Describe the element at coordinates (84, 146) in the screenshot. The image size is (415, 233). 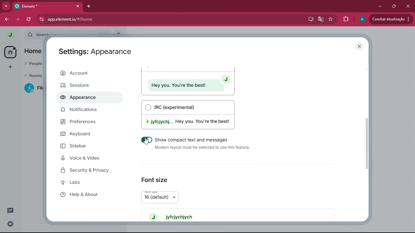
I see `sidebar` at that location.